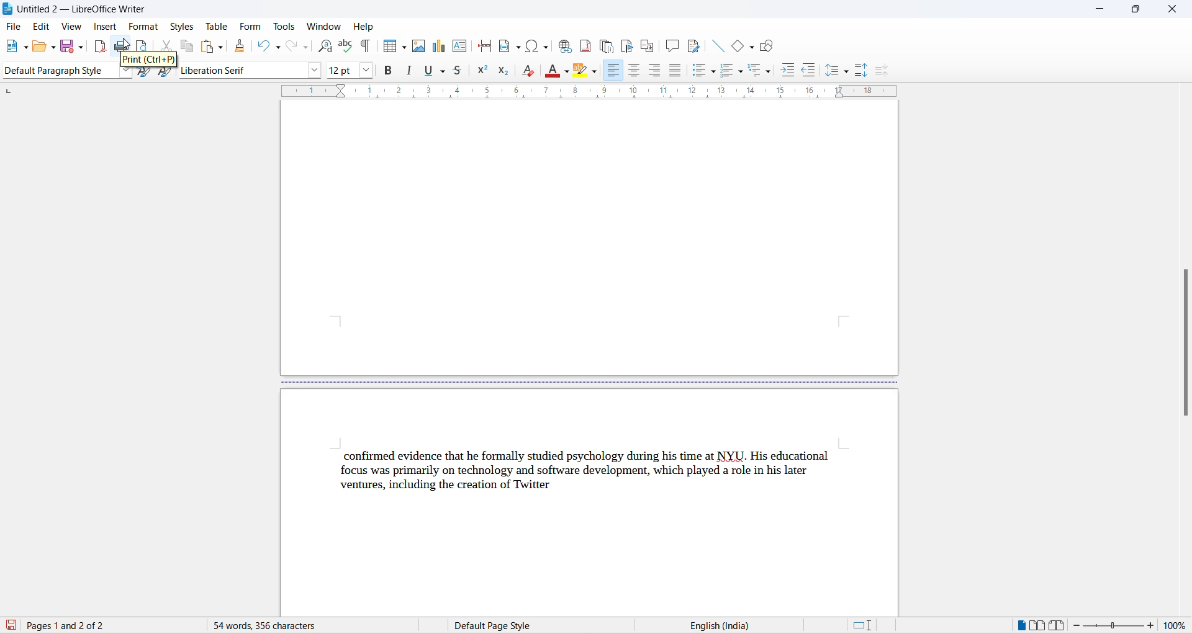  Describe the element at coordinates (509, 46) in the screenshot. I see `insert filed` at that location.